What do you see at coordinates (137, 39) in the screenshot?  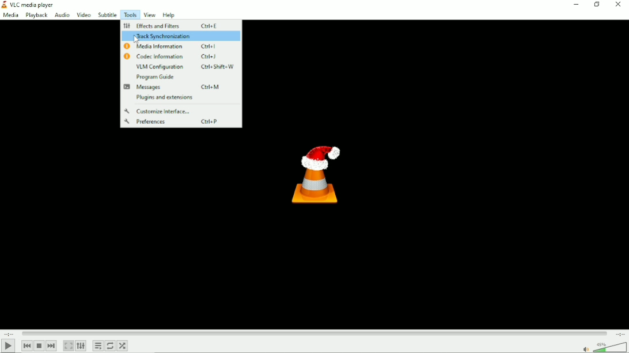 I see `Cursor` at bounding box center [137, 39].